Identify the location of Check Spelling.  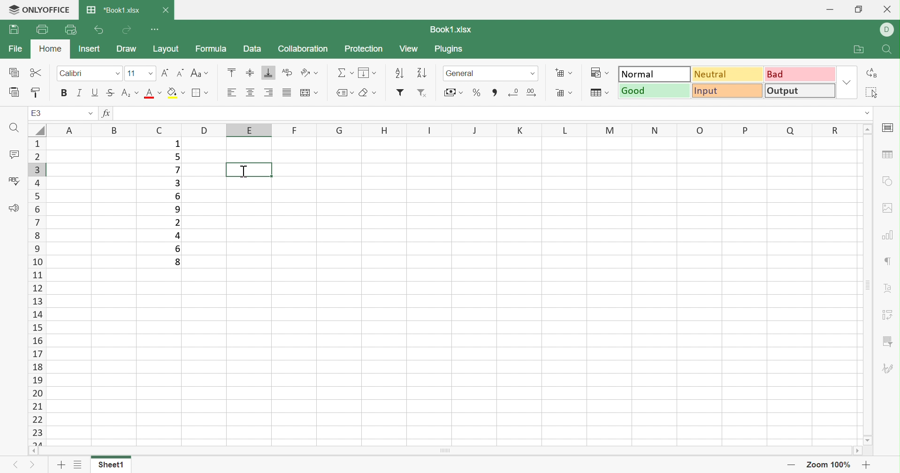
(14, 180).